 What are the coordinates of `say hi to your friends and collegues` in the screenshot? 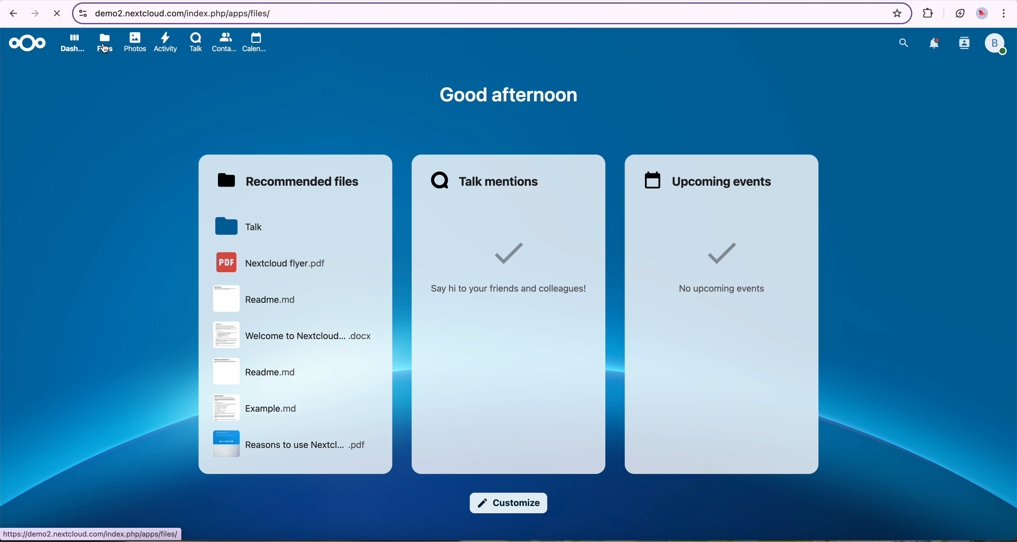 It's located at (512, 264).